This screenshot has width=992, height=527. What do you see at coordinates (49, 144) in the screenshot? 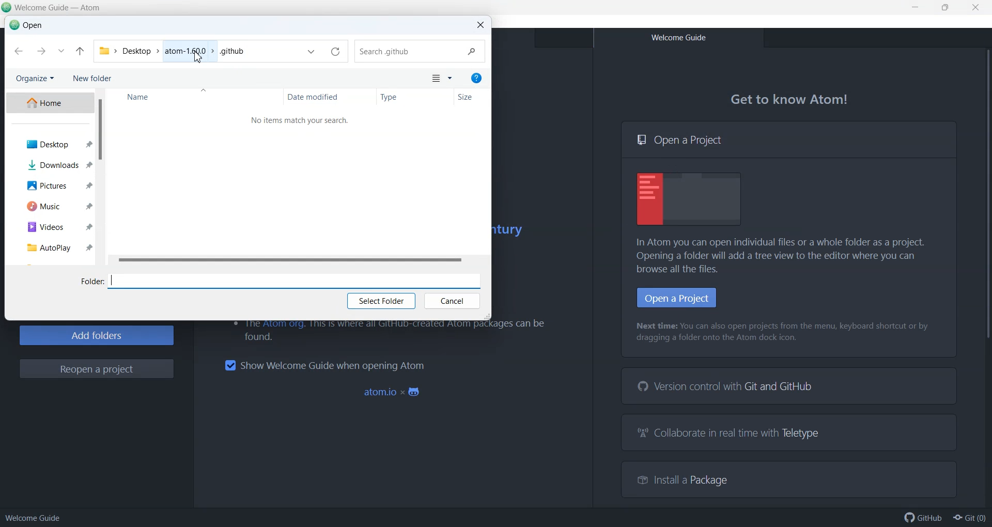
I see `Desktop` at bounding box center [49, 144].